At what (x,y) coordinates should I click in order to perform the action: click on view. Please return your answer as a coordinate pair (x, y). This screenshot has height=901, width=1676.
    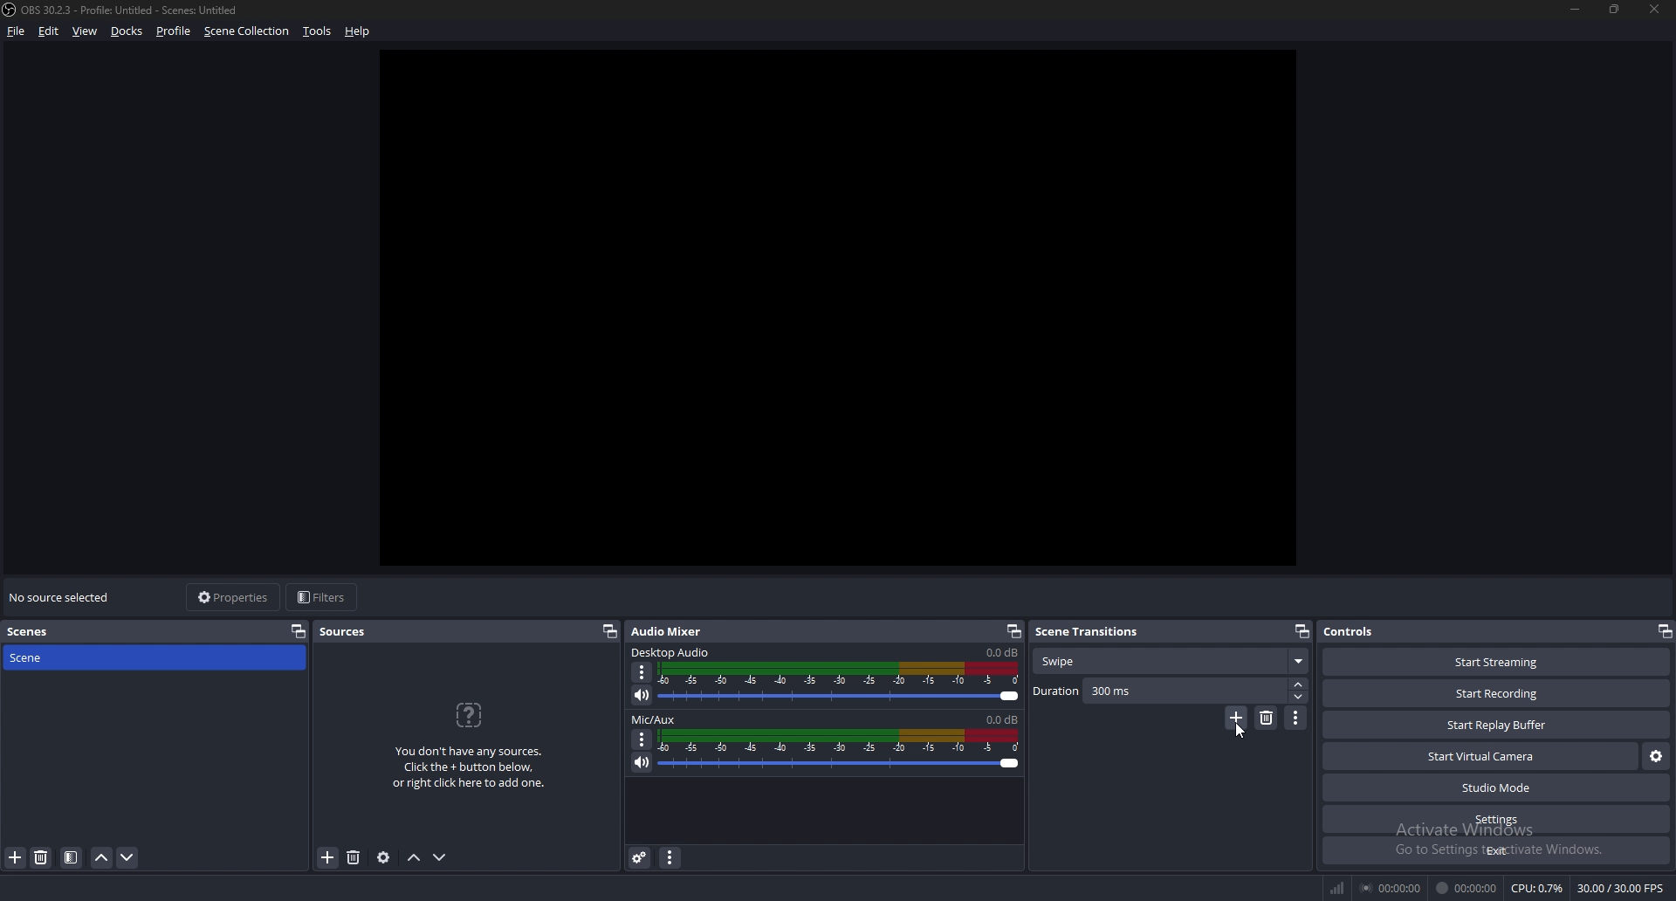
    Looking at the image, I should click on (86, 31).